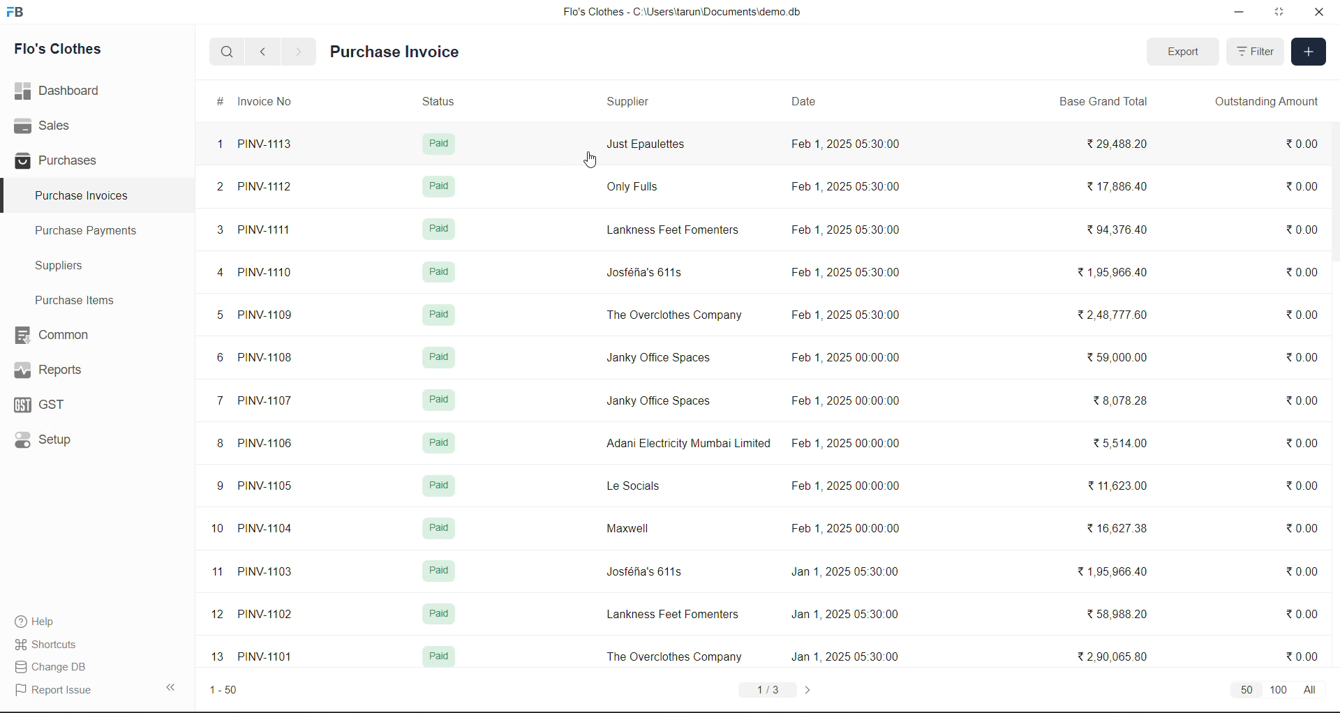  I want to click on ₹0.00, so click(1305, 530).